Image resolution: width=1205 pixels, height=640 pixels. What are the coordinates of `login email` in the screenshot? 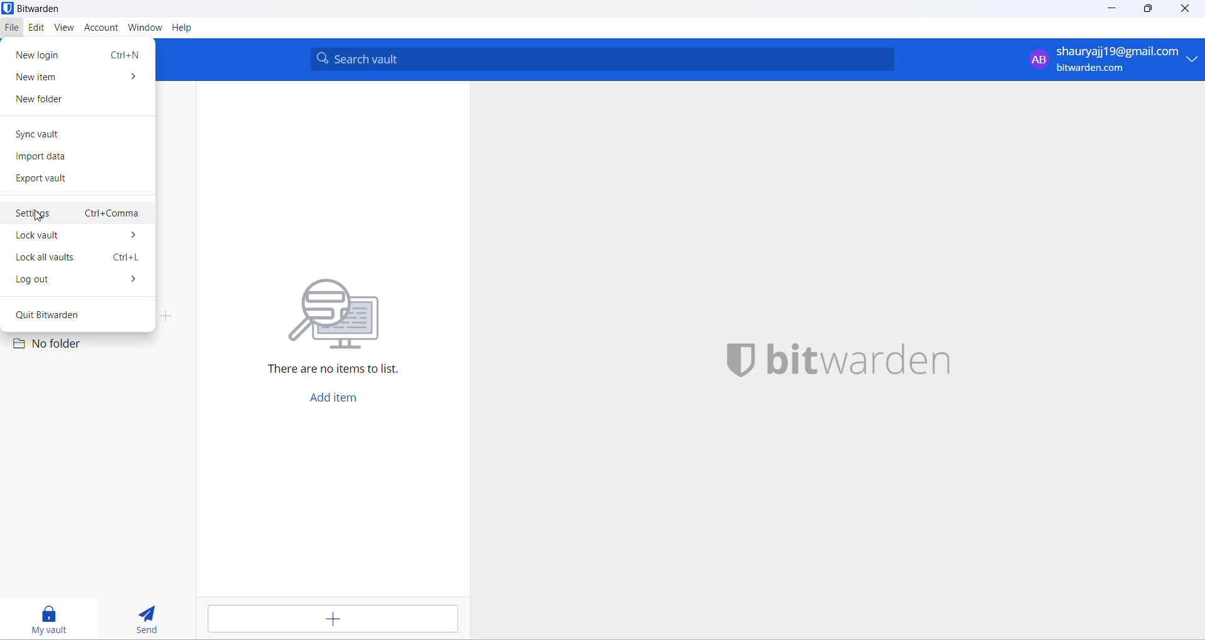 It's located at (1110, 60).